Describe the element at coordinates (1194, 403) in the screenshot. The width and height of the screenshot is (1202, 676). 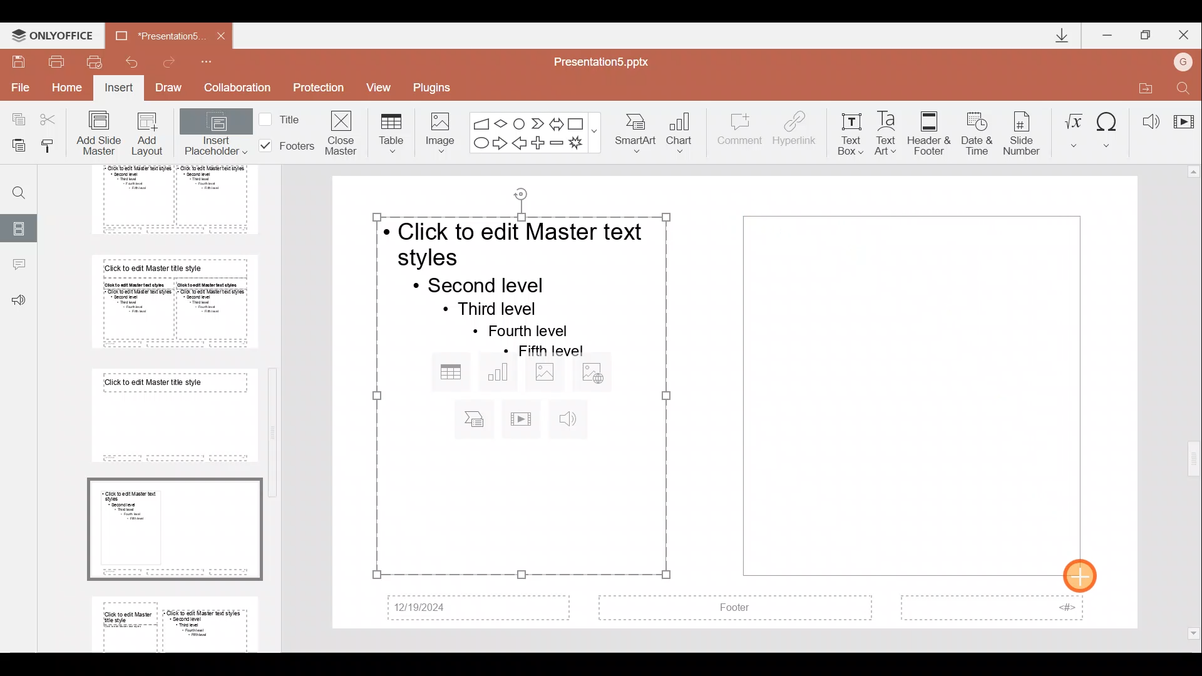
I see `Scroll bar` at that location.